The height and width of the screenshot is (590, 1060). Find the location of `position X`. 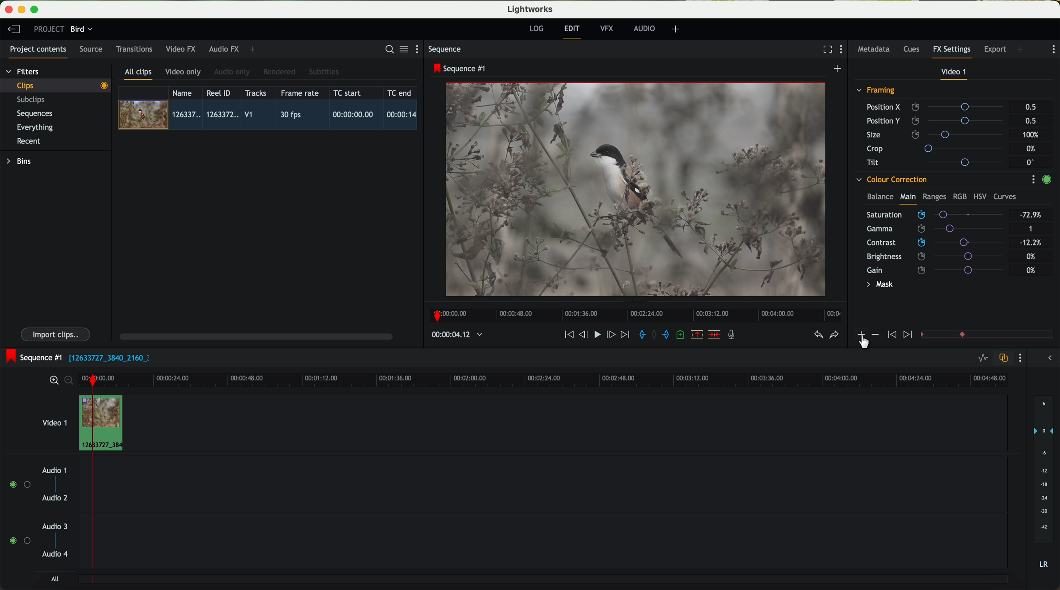

position X is located at coordinates (938, 107).